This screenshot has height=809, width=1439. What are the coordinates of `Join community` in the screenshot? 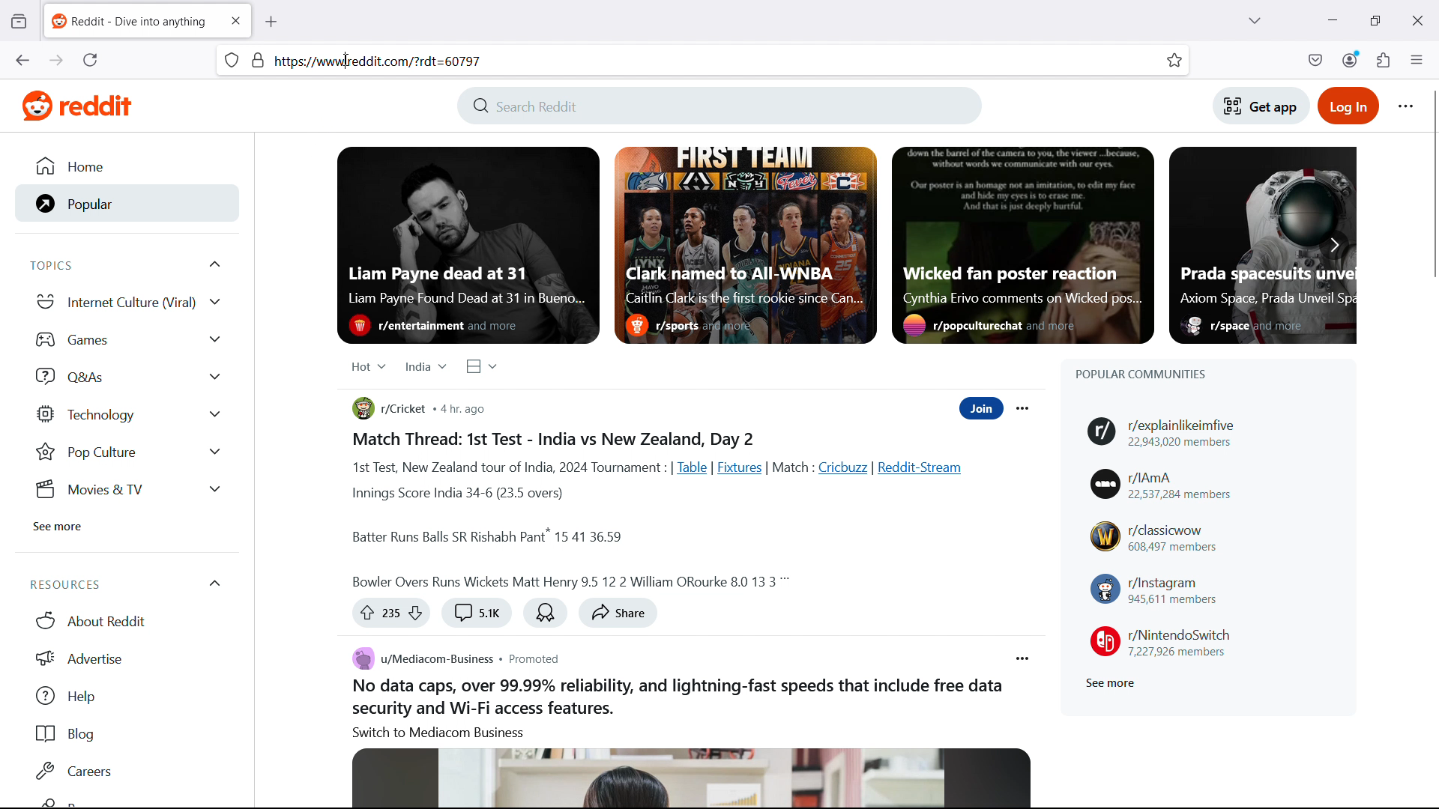 It's located at (982, 408).